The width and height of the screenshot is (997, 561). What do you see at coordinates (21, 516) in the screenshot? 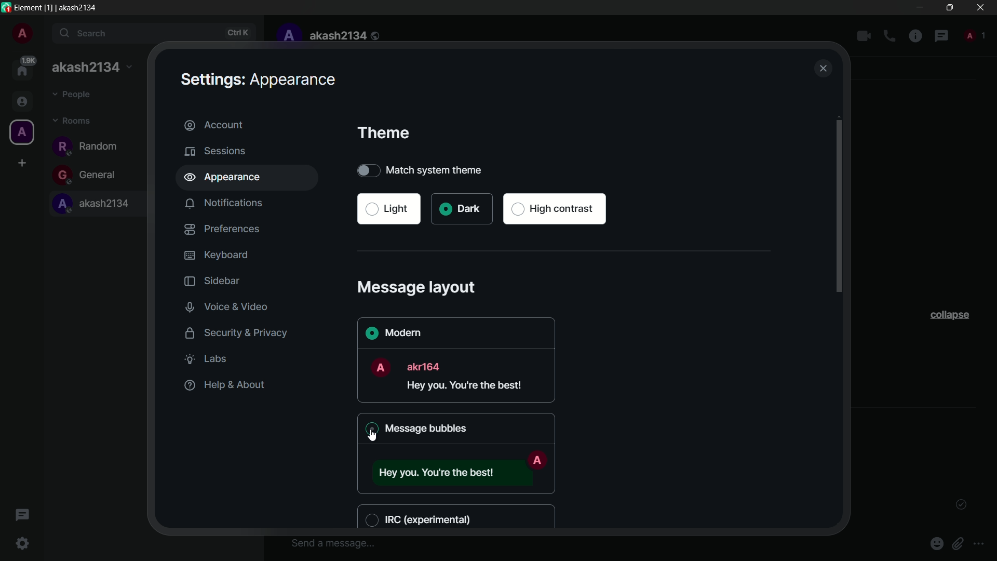
I see `threads` at bounding box center [21, 516].